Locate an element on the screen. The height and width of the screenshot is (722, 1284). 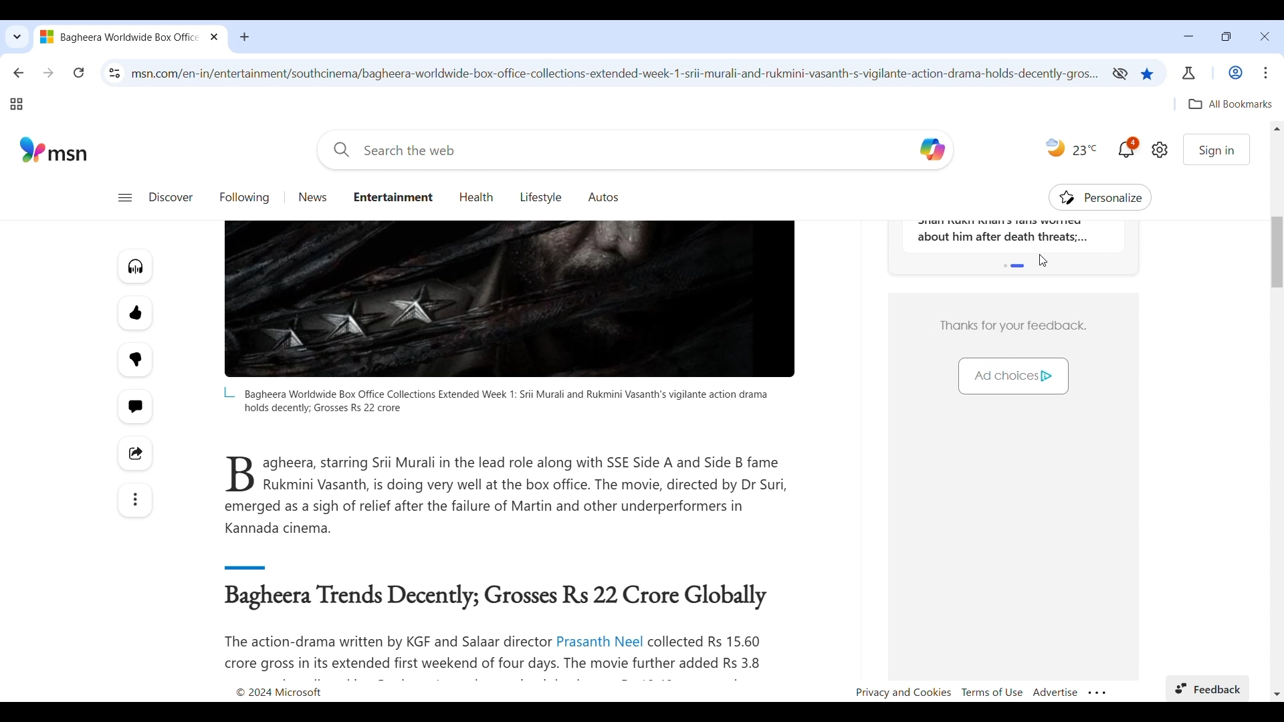
Share this story is located at coordinates (135, 453).